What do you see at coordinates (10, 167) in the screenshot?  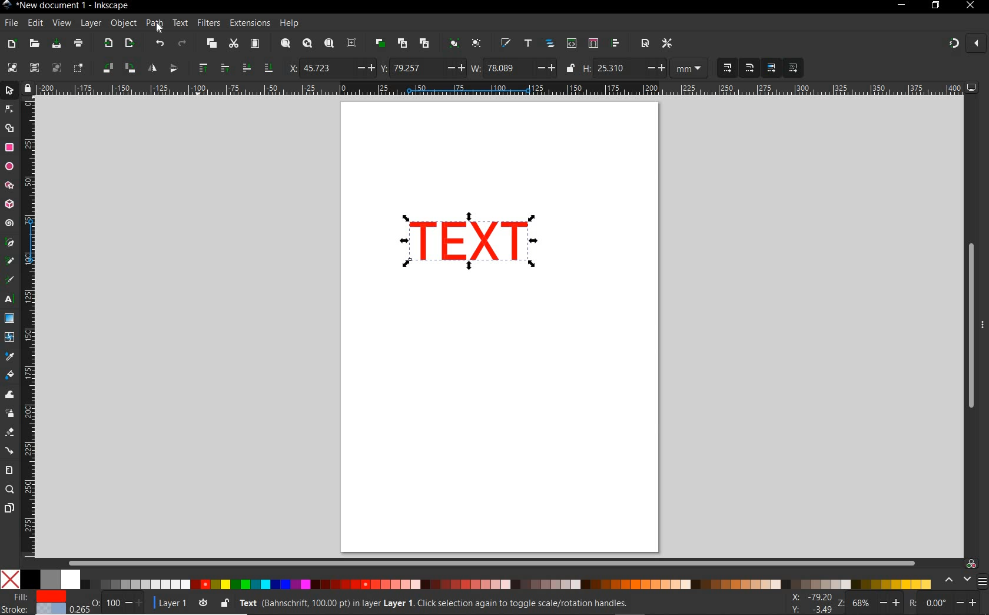 I see `ELLIPSE TOOL` at bounding box center [10, 167].